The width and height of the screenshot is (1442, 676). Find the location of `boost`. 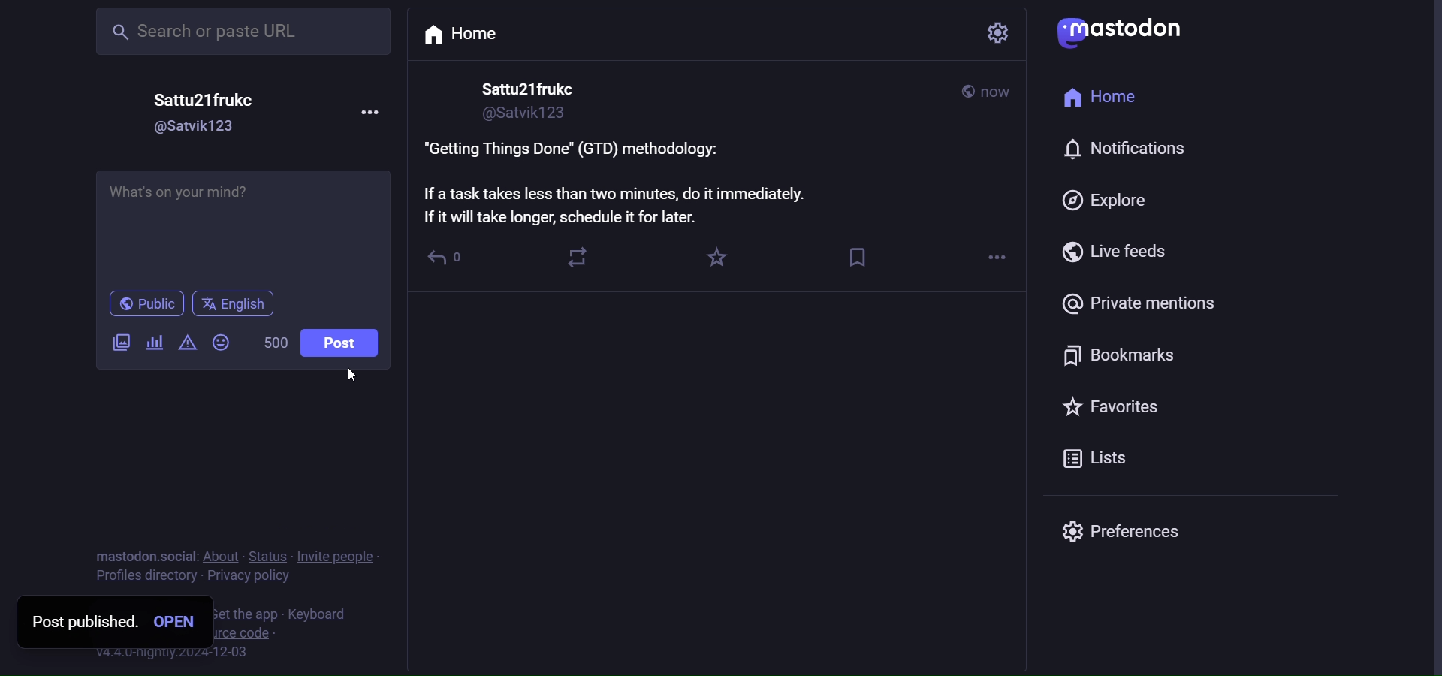

boost is located at coordinates (573, 259).